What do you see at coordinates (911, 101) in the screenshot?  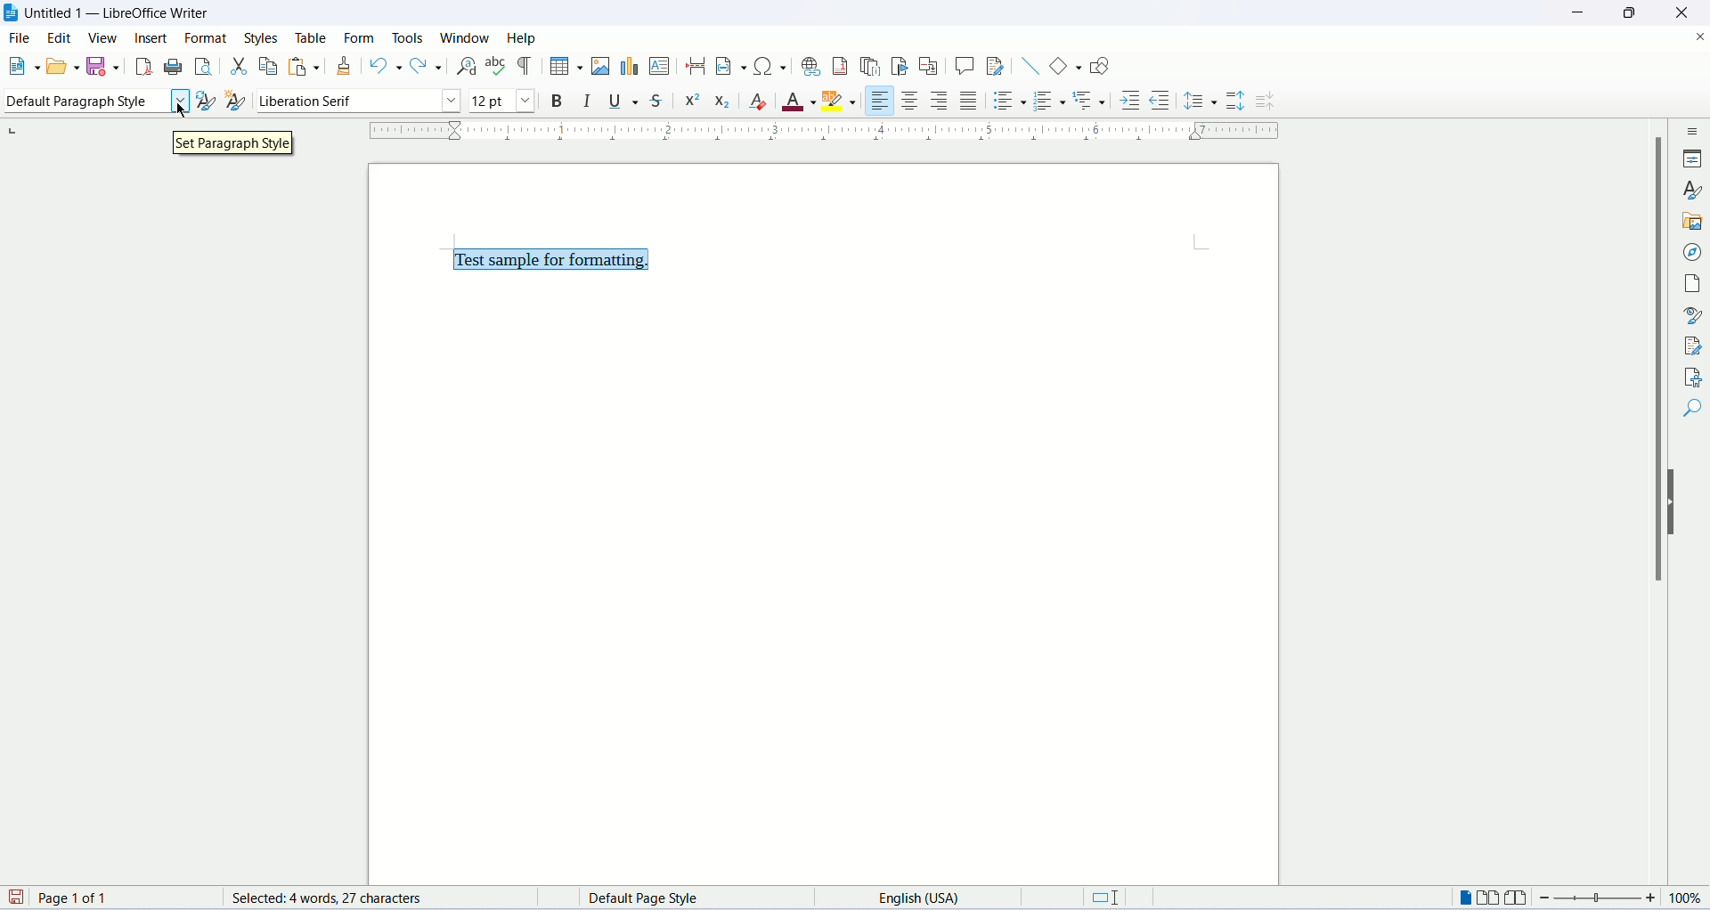 I see `align center` at bounding box center [911, 101].